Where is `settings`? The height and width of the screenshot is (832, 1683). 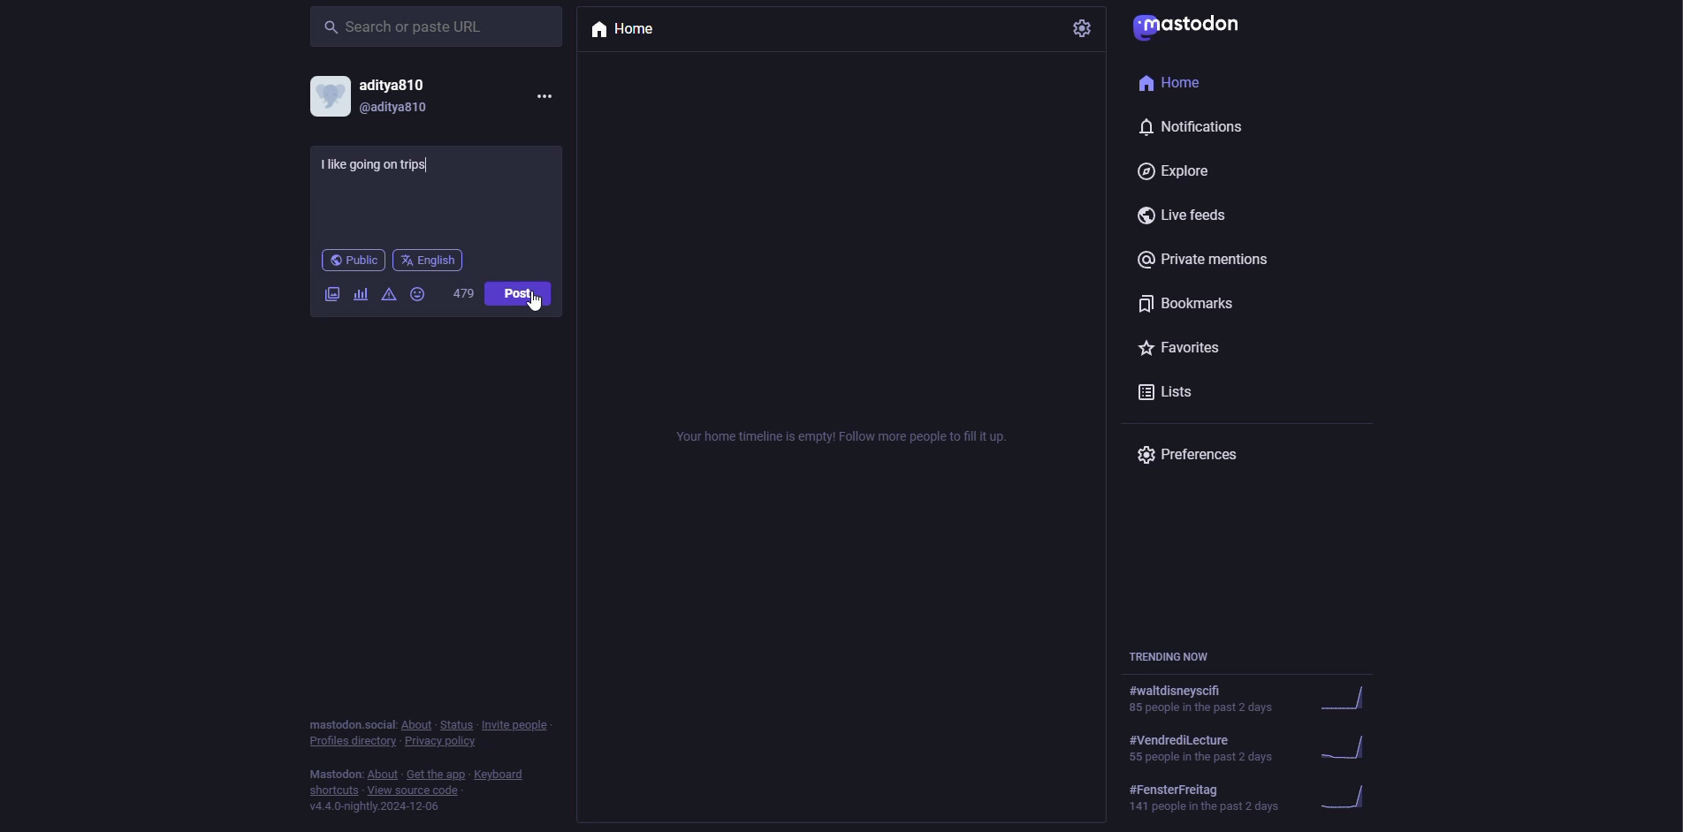 settings is located at coordinates (1085, 28).